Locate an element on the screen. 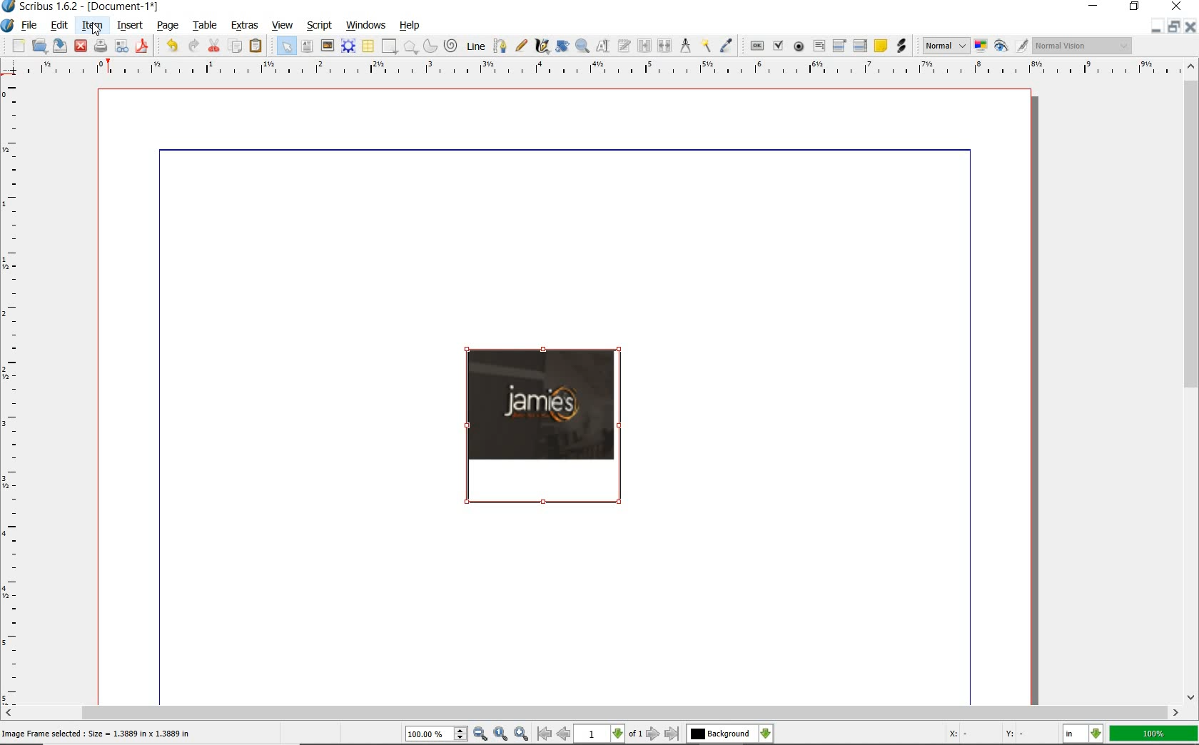  save as pdf is located at coordinates (143, 46).